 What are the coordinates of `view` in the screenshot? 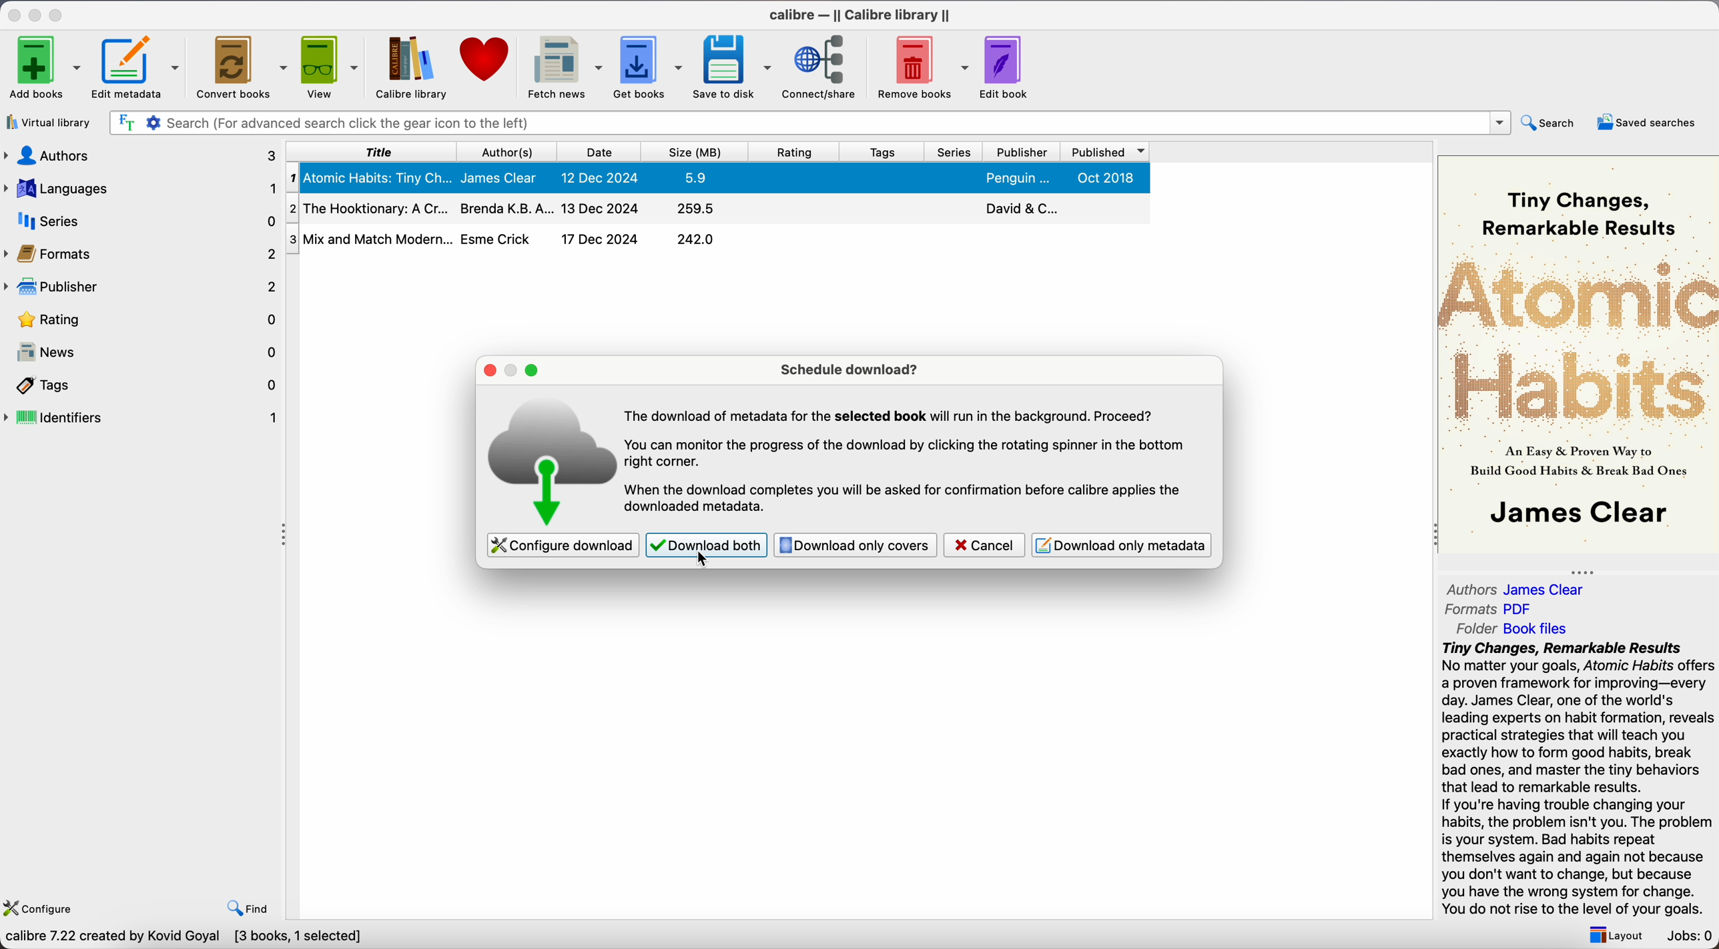 It's located at (331, 67).